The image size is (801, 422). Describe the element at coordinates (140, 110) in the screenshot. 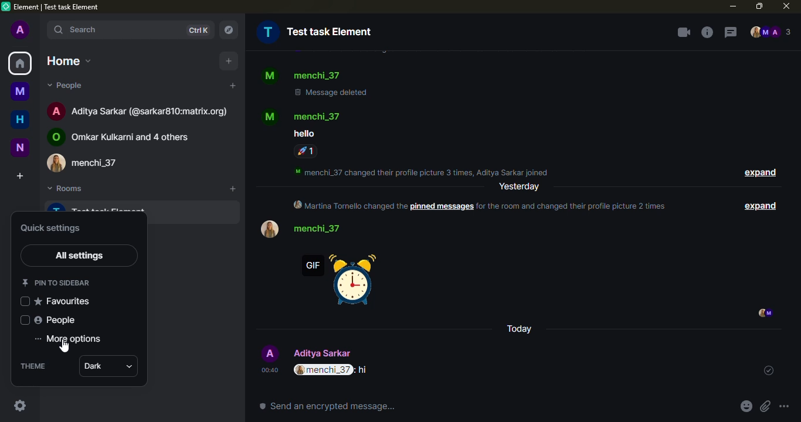

I see `contact` at that location.